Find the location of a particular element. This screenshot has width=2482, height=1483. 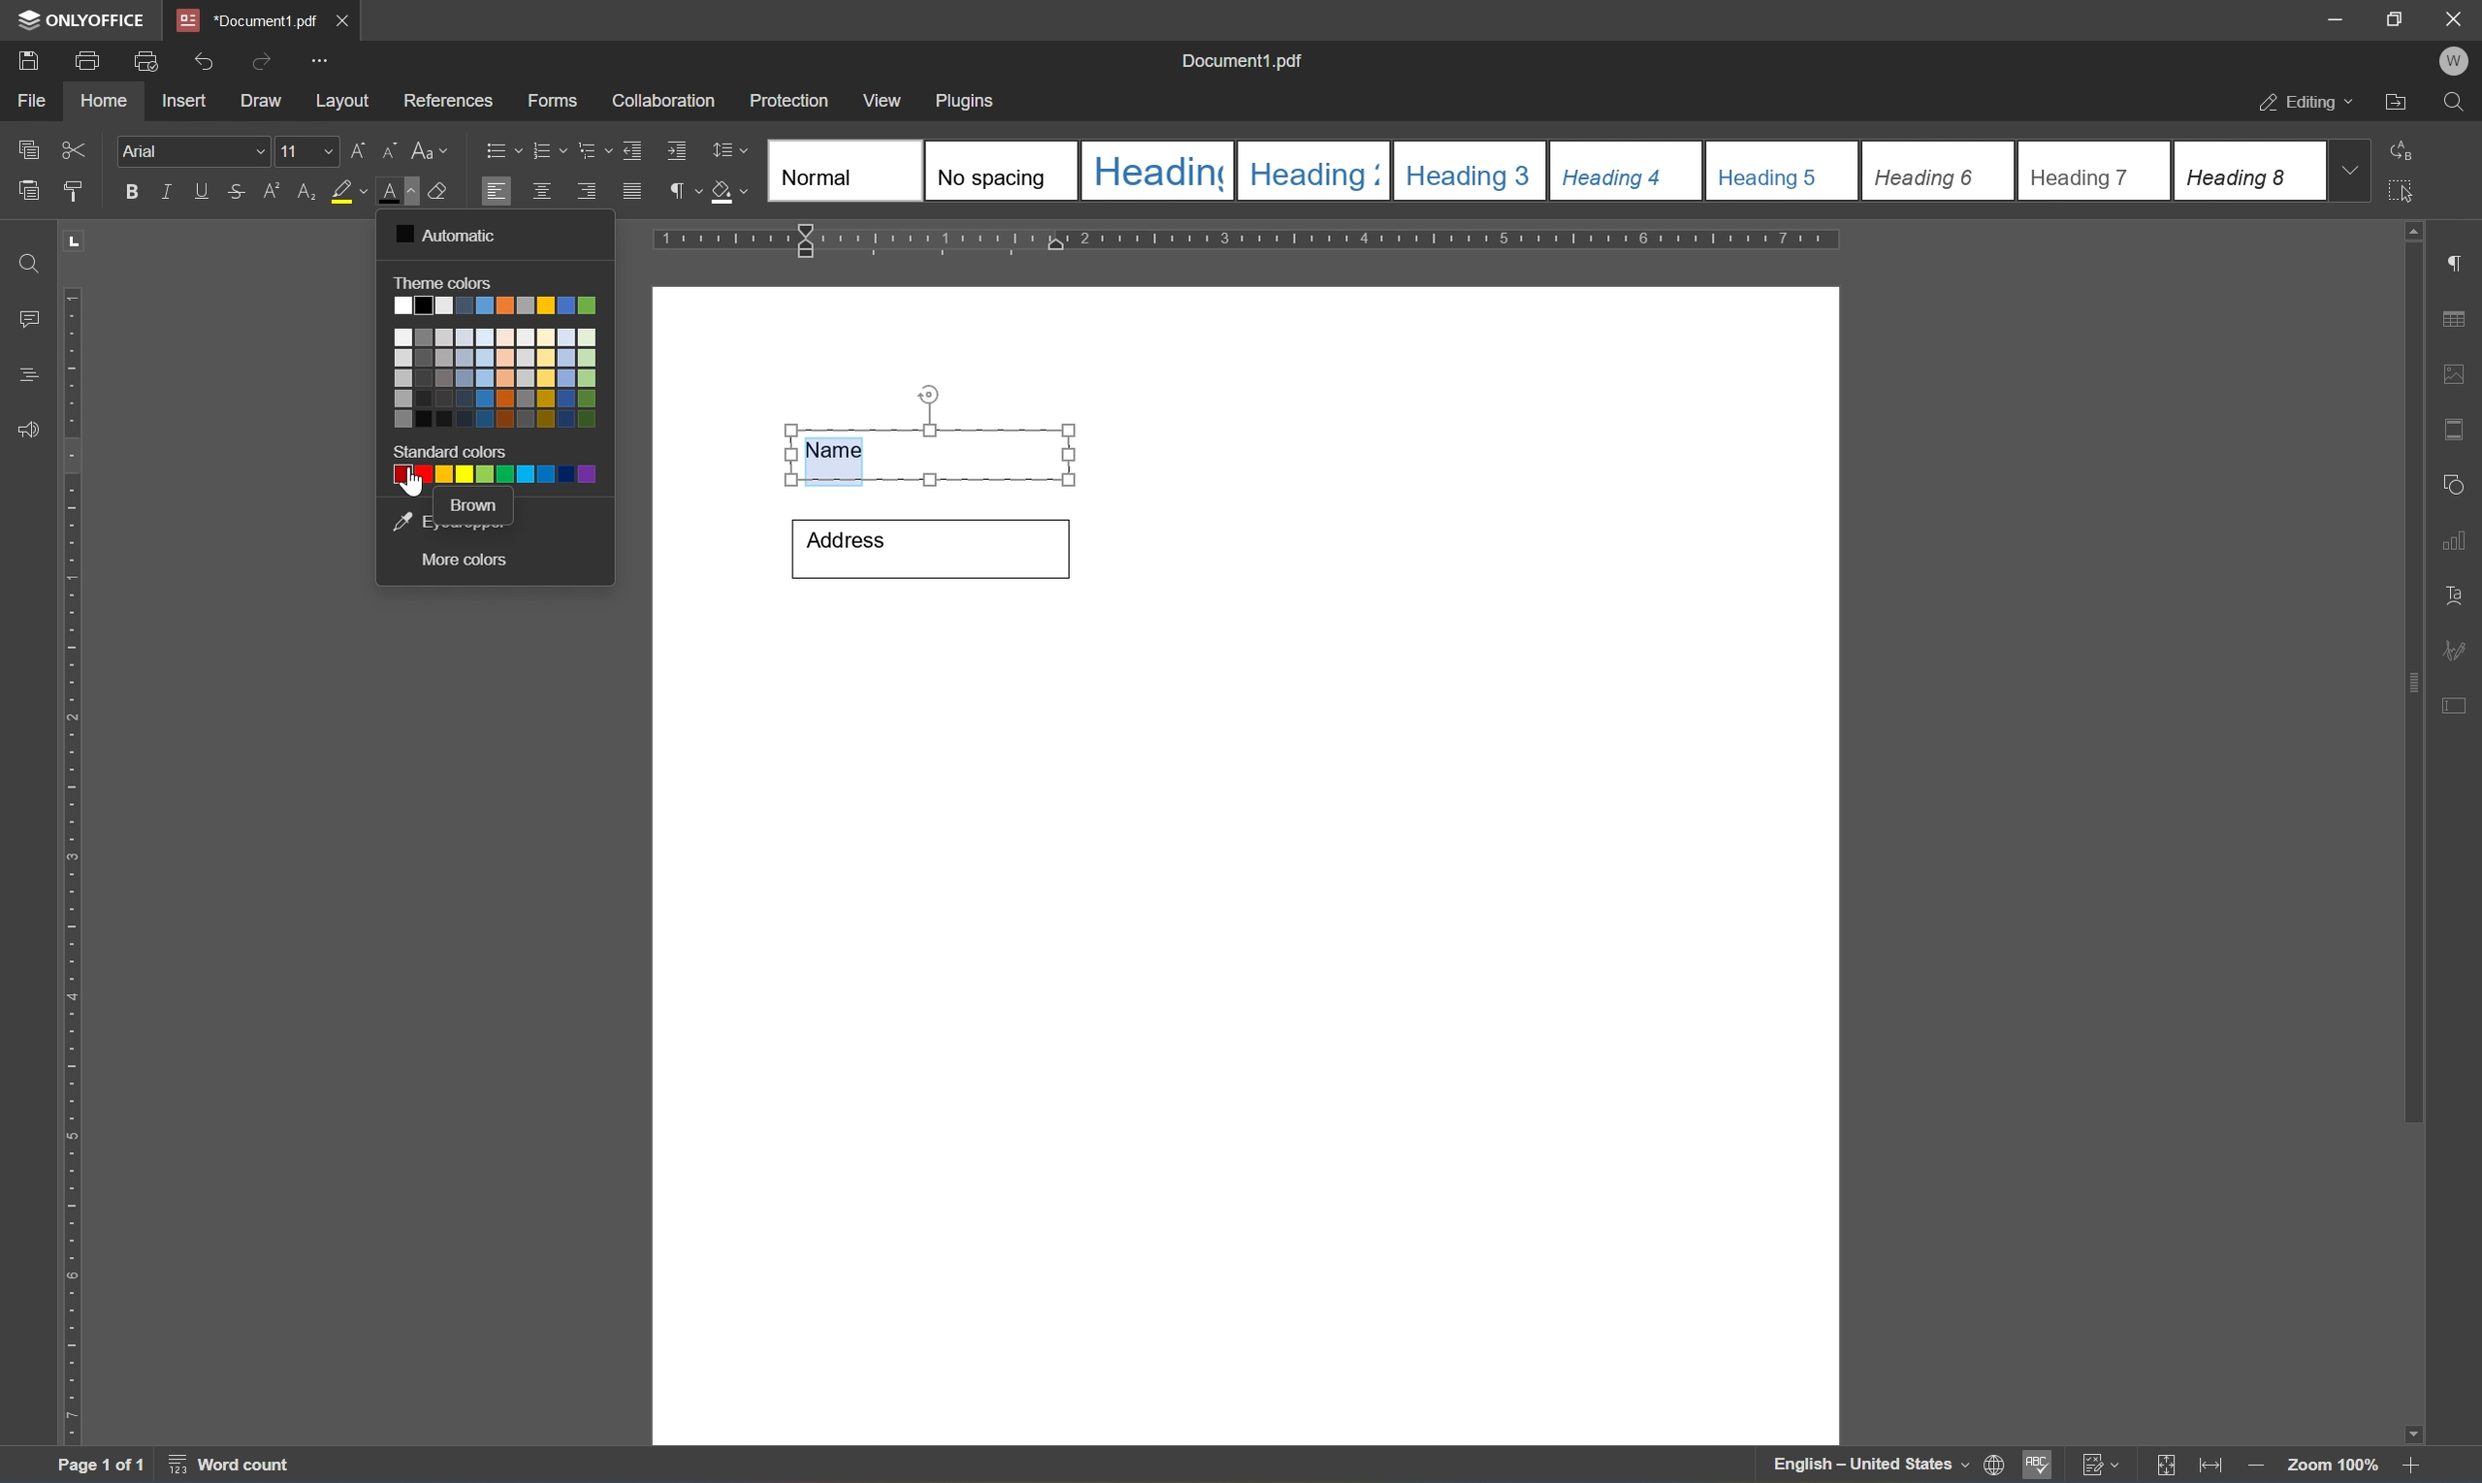

editing is located at coordinates (2298, 104).